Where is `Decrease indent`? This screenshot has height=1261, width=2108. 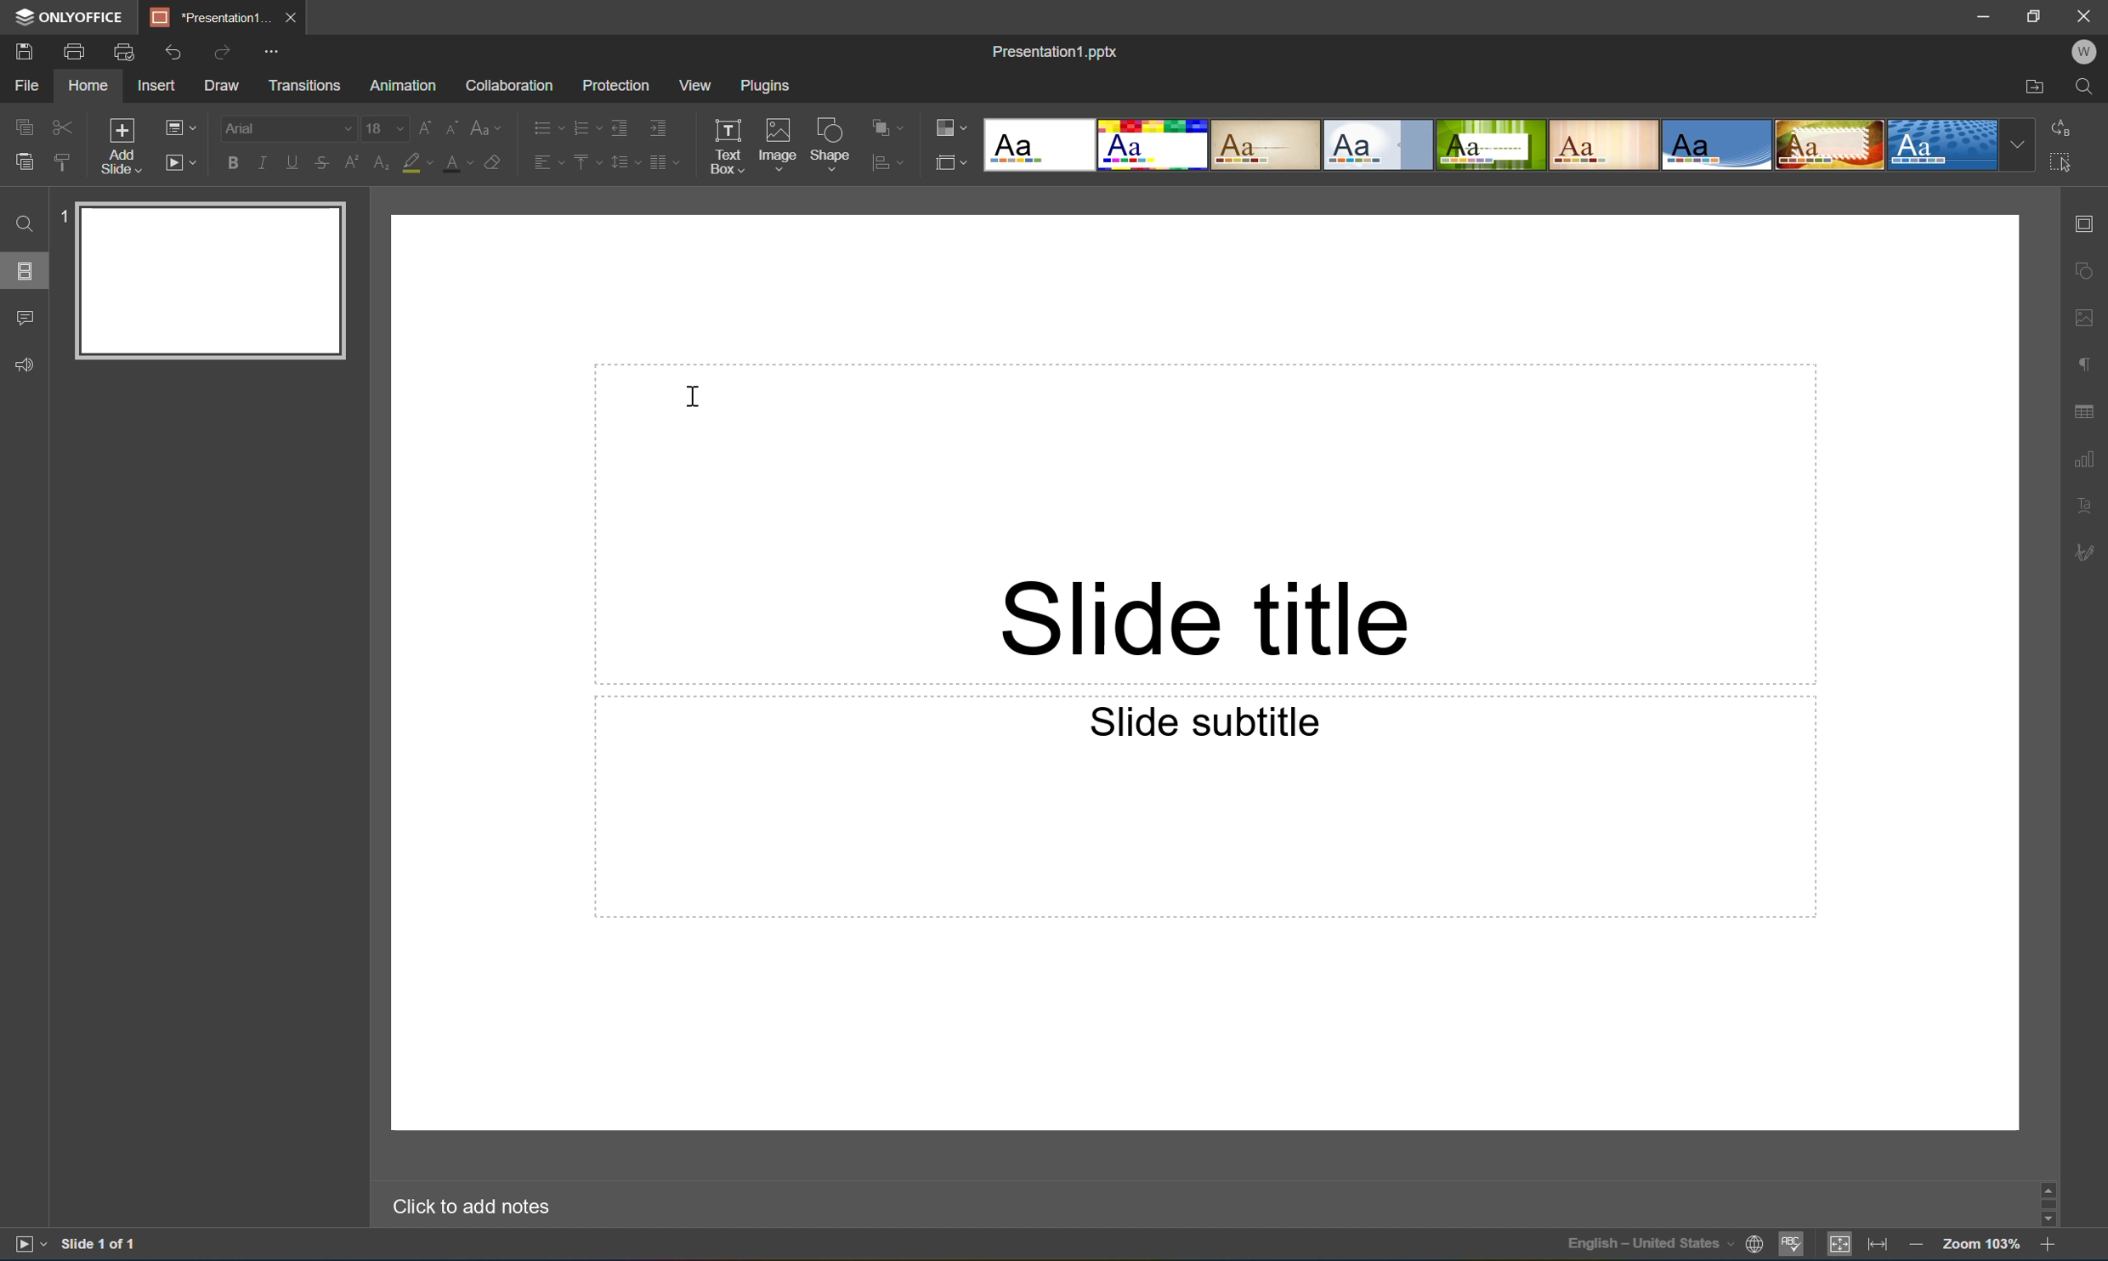
Decrease indent is located at coordinates (622, 129).